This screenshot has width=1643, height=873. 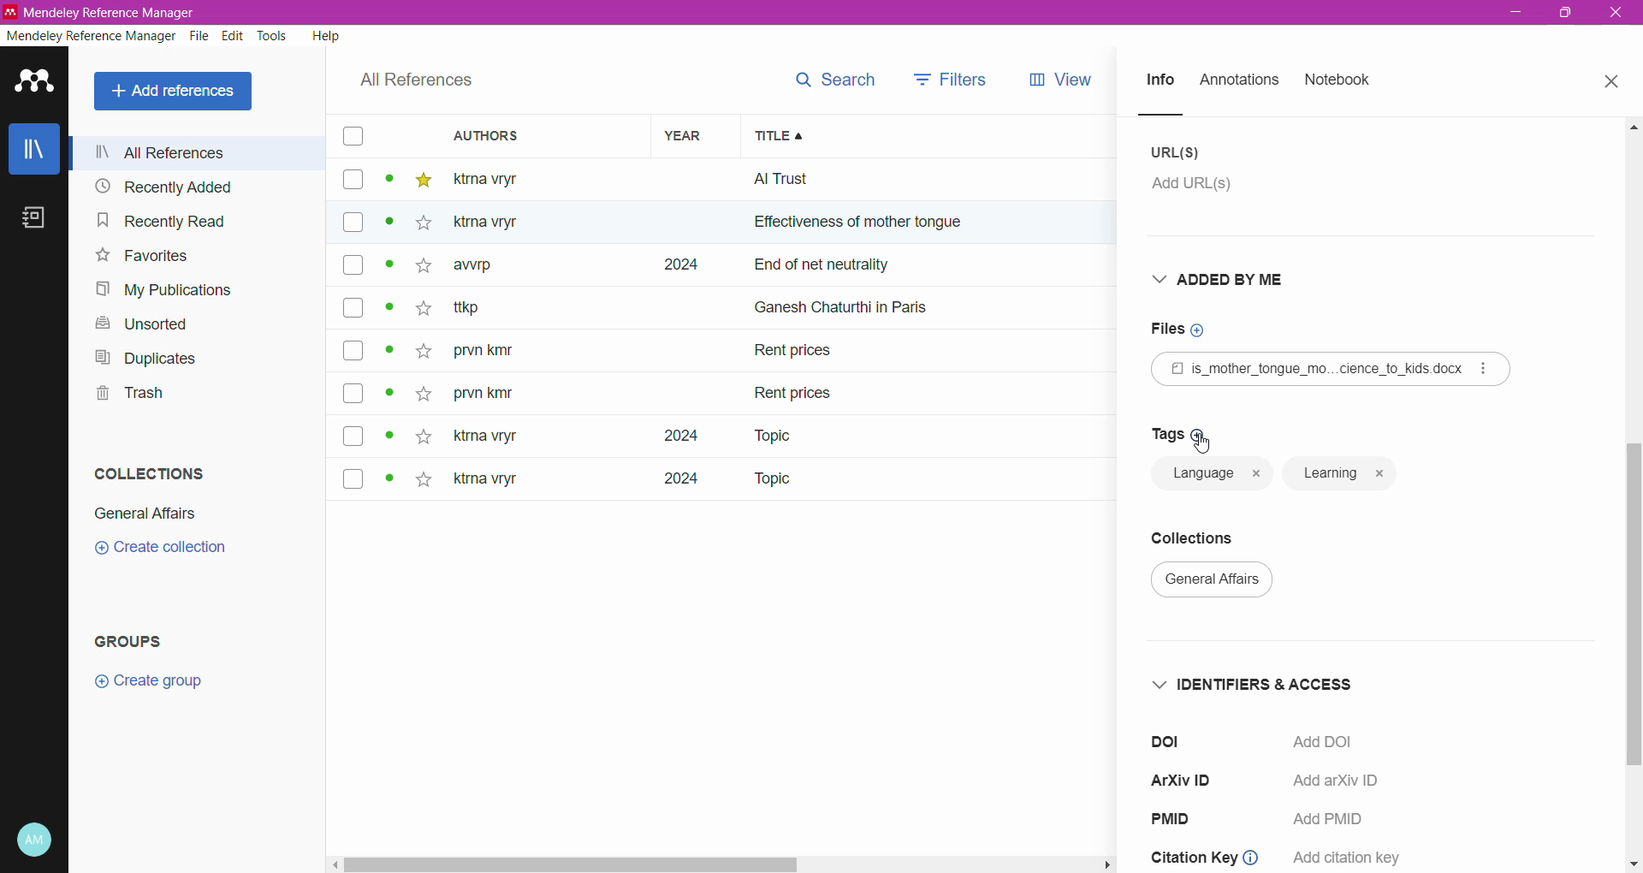 I want to click on star, so click(x=420, y=352).